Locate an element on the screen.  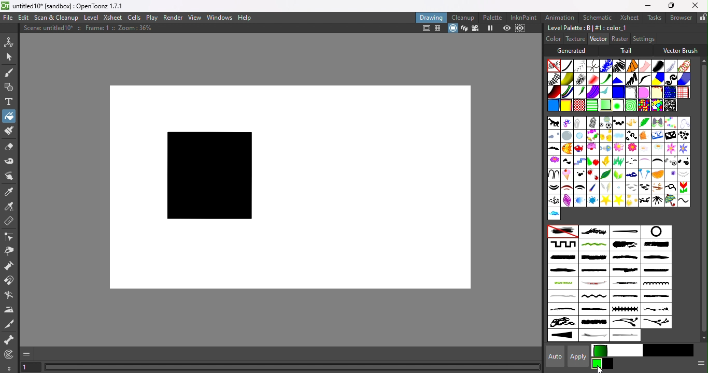
frame is located at coordinates (579, 162).